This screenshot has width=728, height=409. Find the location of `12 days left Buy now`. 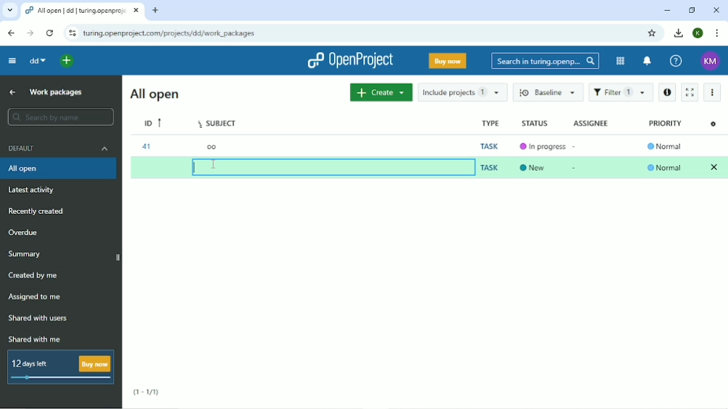

12 days left Buy now is located at coordinates (61, 367).